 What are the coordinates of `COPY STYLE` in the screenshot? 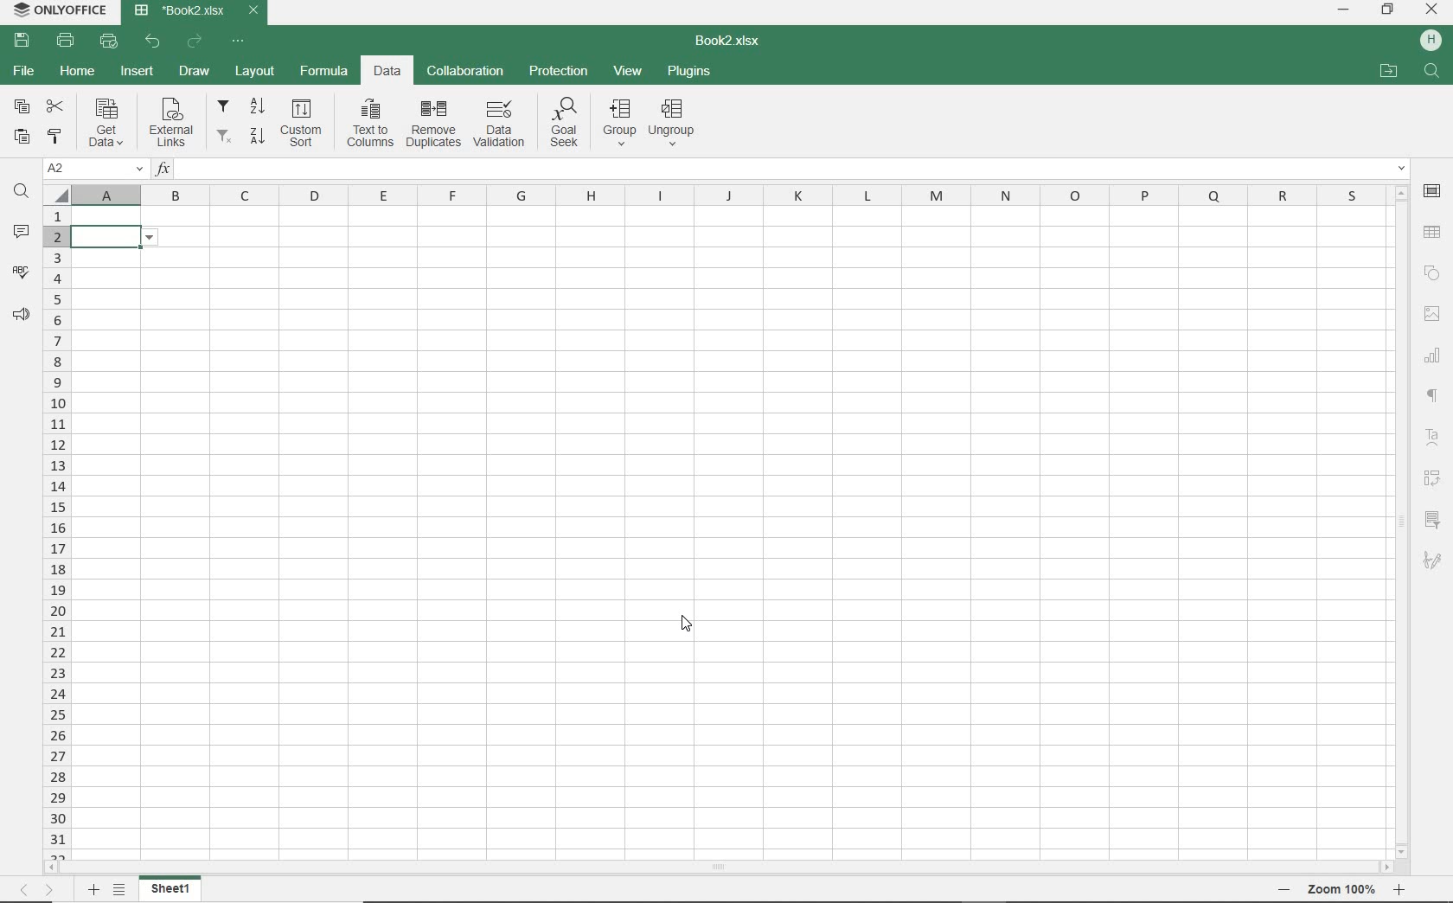 It's located at (56, 138).